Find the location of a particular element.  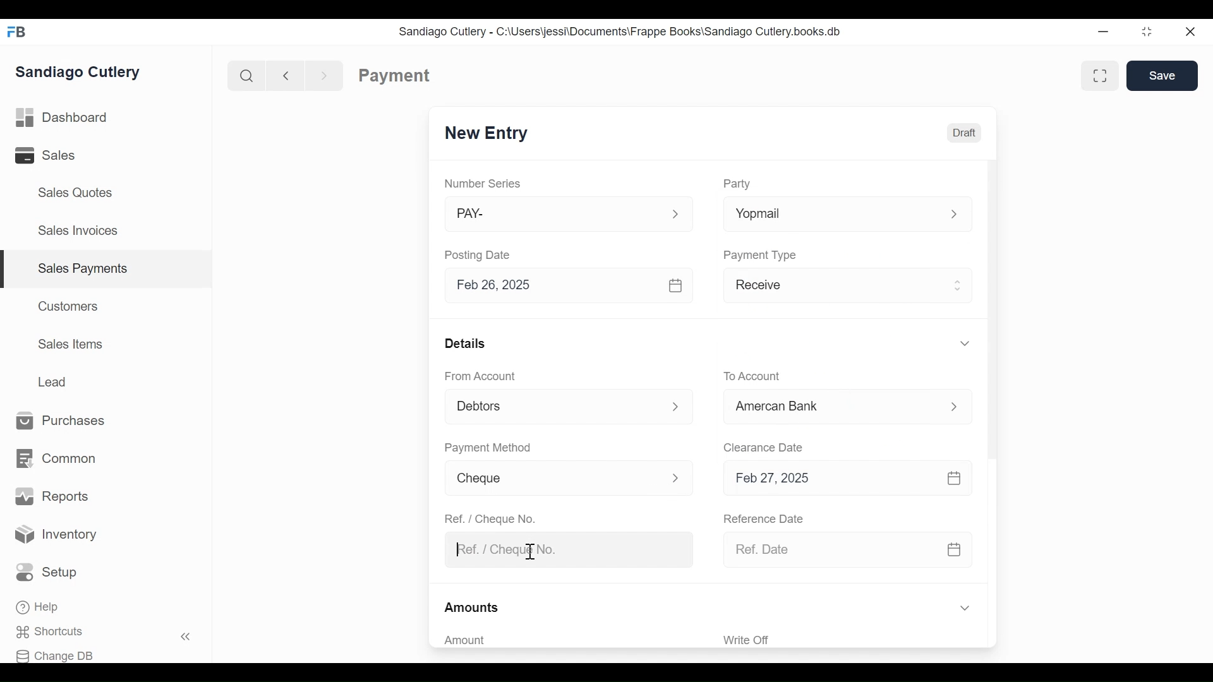

Reference Date is located at coordinates (763, 517).